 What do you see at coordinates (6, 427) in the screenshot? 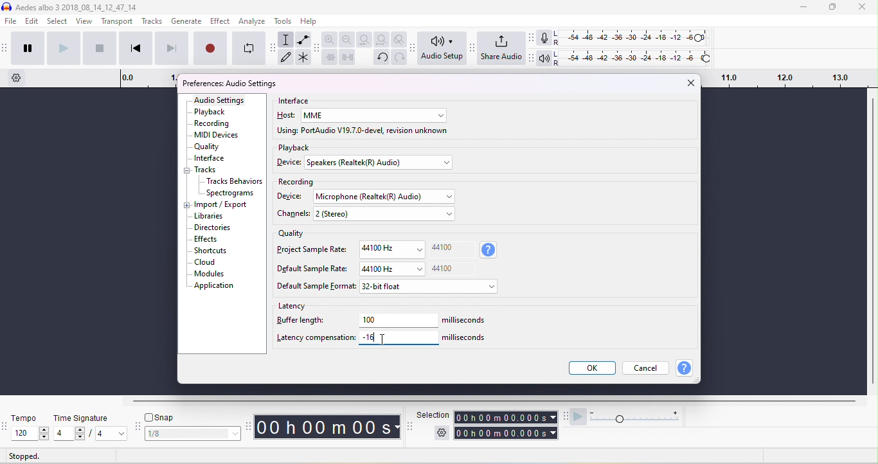
I see `audacity tempo toolbar` at bounding box center [6, 427].